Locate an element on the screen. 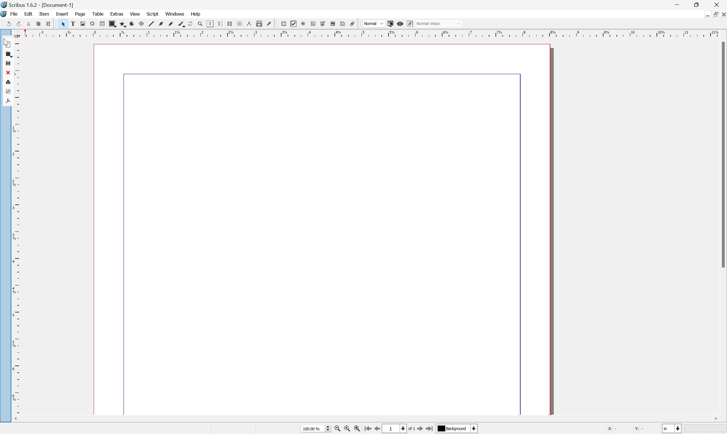 The width and height of the screenshot is (727, 434). zoom in is located at coordinates (357, 429).